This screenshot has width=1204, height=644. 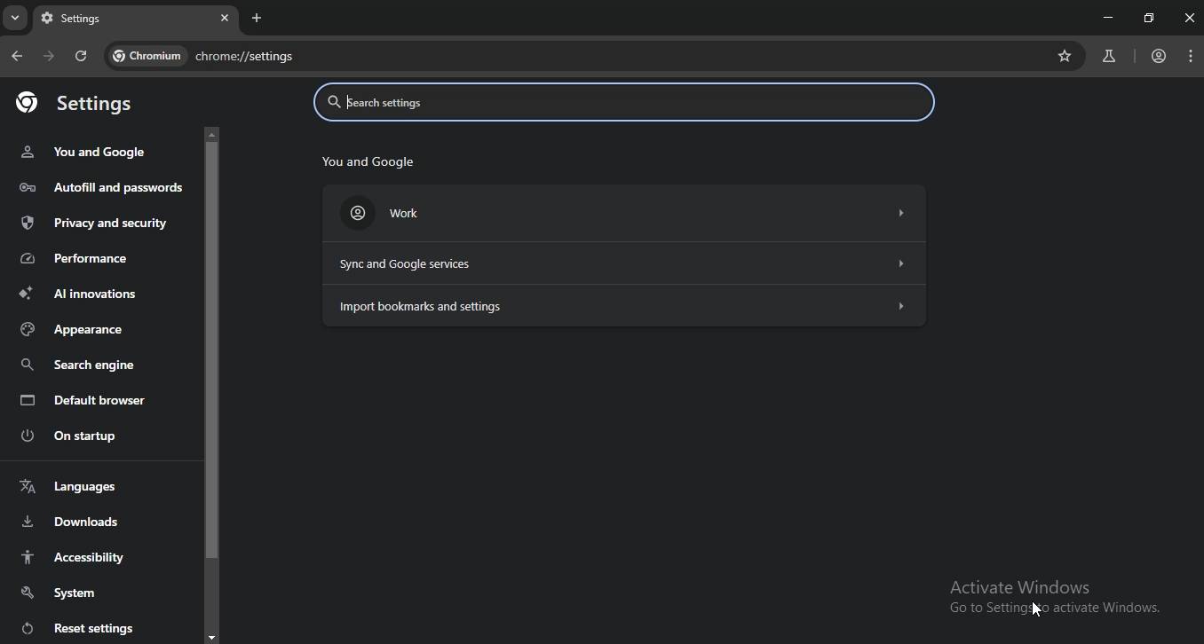 What do you see at coordinates (81, 365) in the screenshot?
I see `Search engine` at bounding box center [81, 365].